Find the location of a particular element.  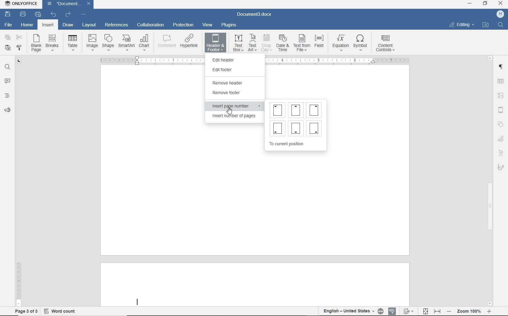

EDIT HEADER is located at coordinates (232, 60).